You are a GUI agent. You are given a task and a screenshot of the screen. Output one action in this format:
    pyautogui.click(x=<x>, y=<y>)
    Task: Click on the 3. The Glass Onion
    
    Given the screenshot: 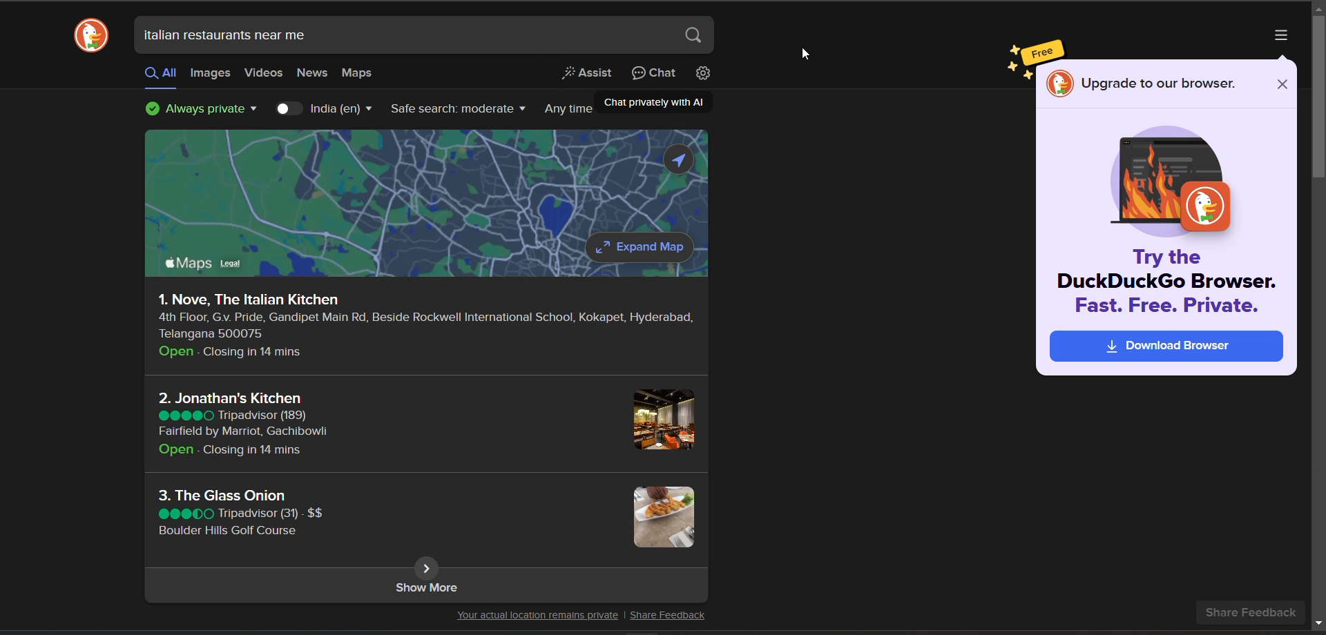 What is the action you would take?
    pyautogui.click(x=222, y=496)
    